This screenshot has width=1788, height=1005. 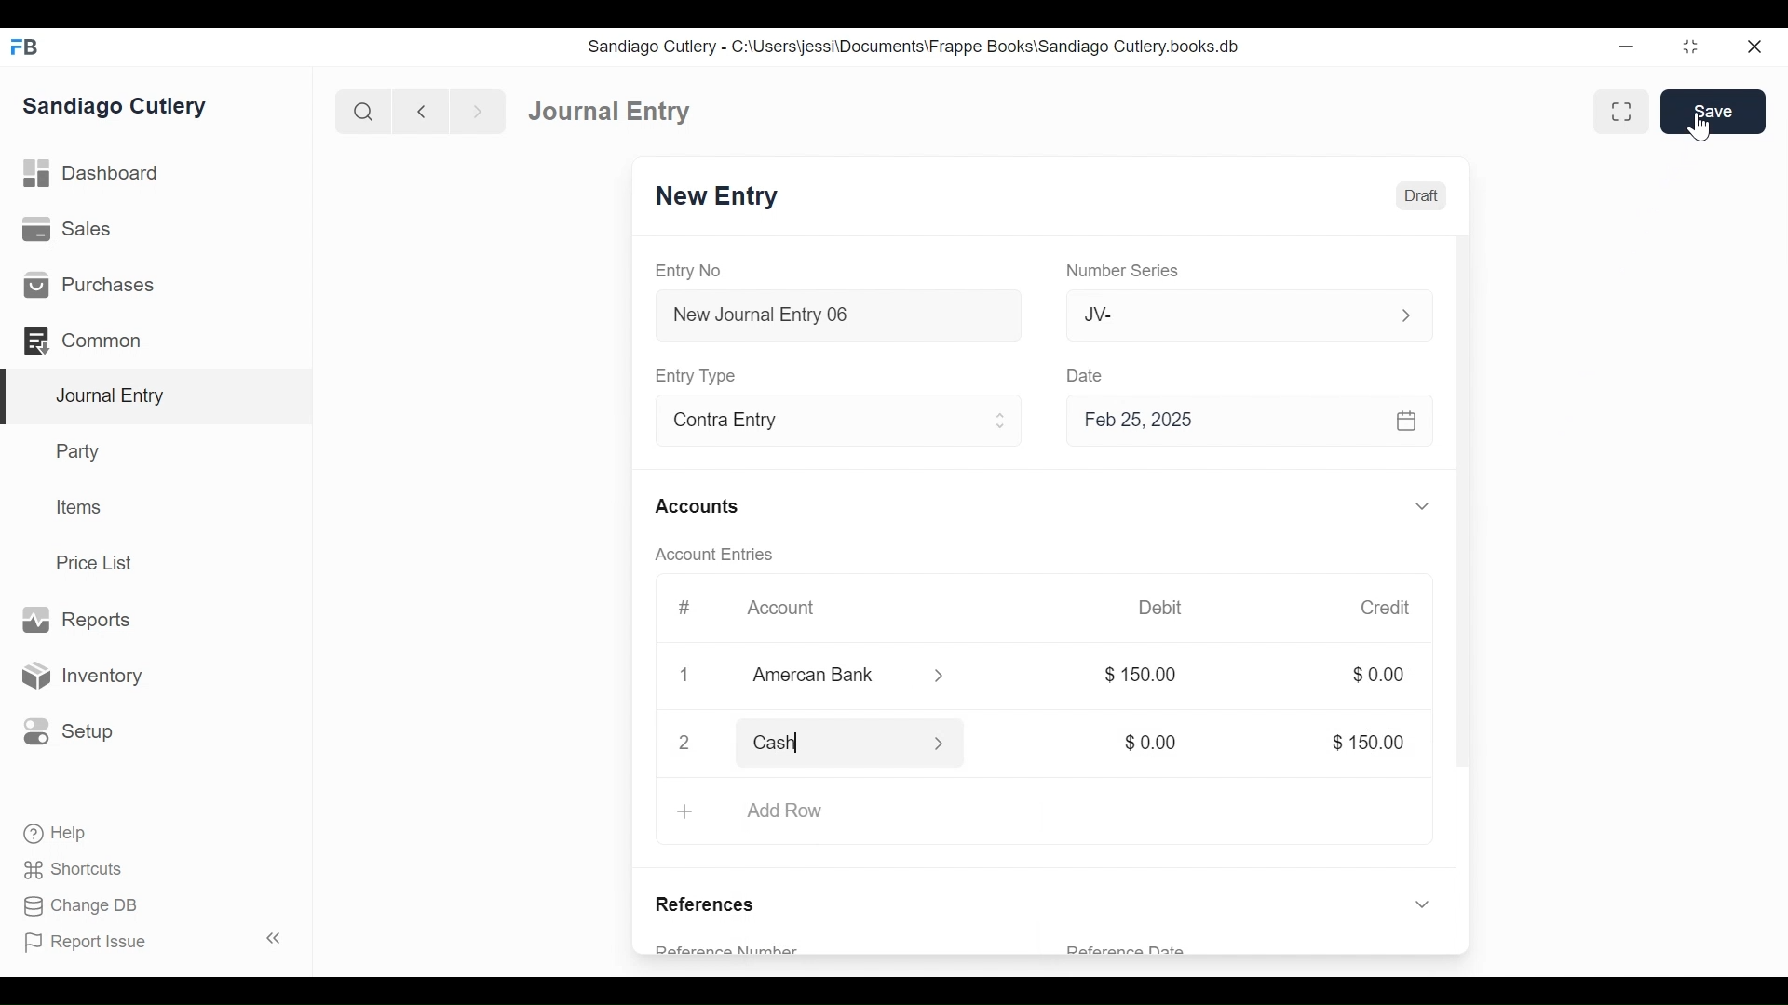 I want to click on Save, so click(x=1713, y=111).